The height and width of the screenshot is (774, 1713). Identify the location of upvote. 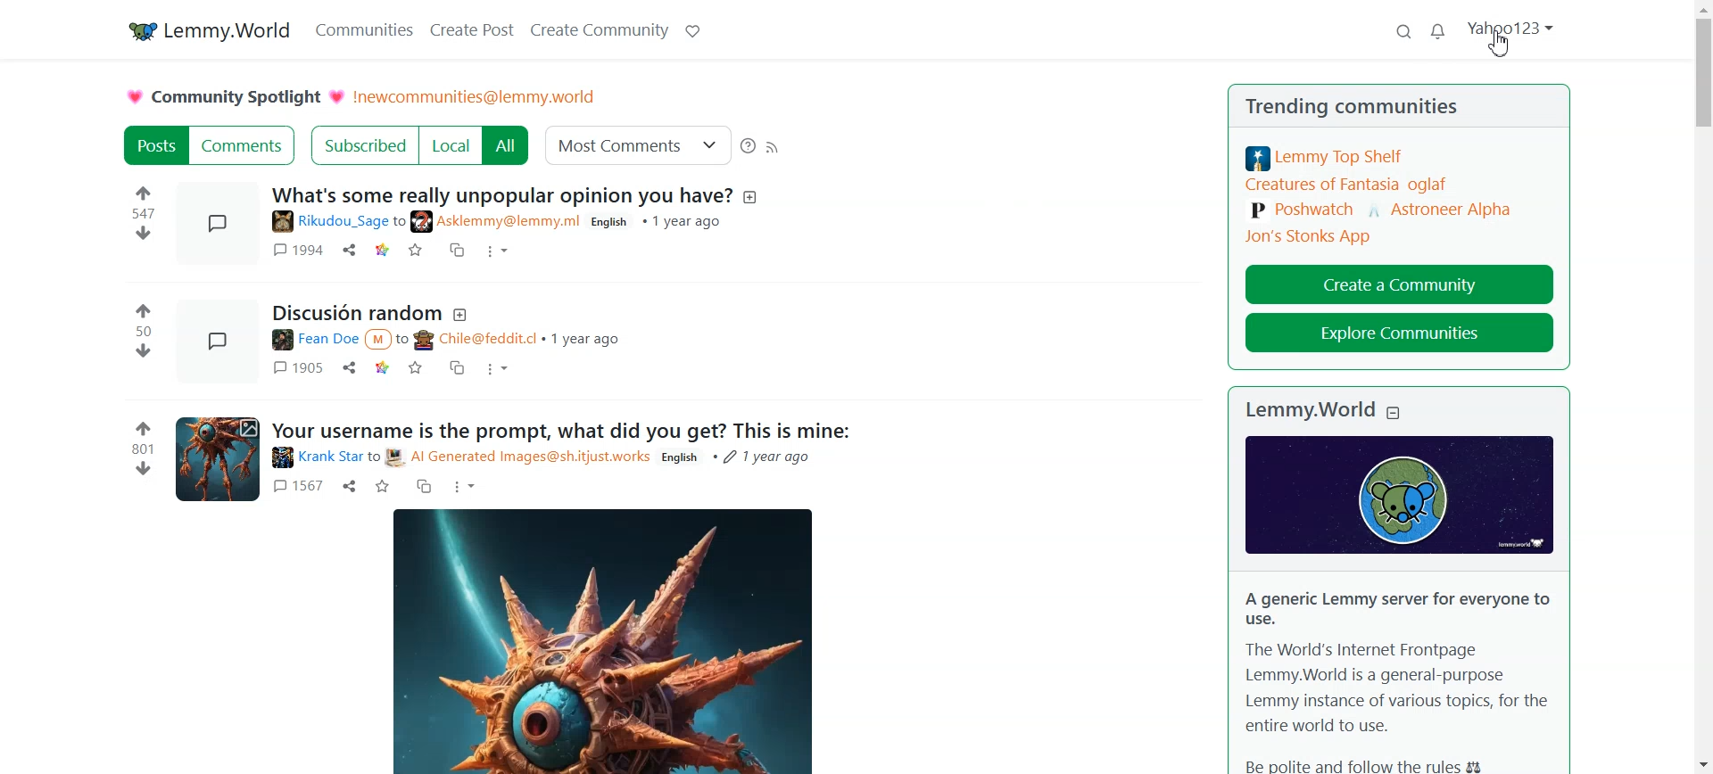
(141, 429).